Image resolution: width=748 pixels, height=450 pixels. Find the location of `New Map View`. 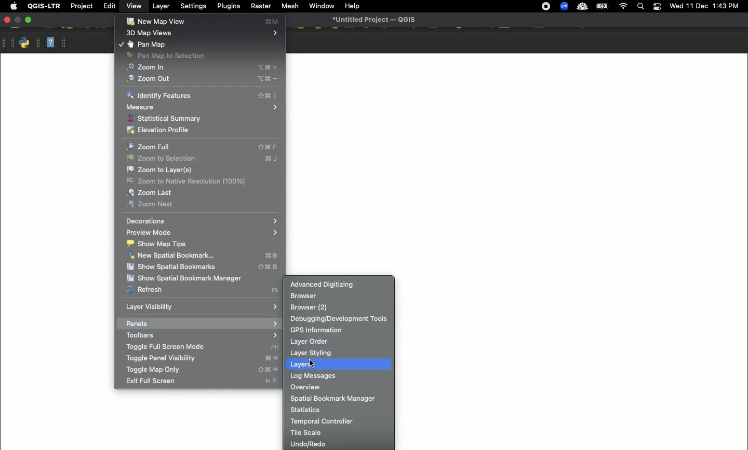

New Map View is located at coordinates (204, 22).